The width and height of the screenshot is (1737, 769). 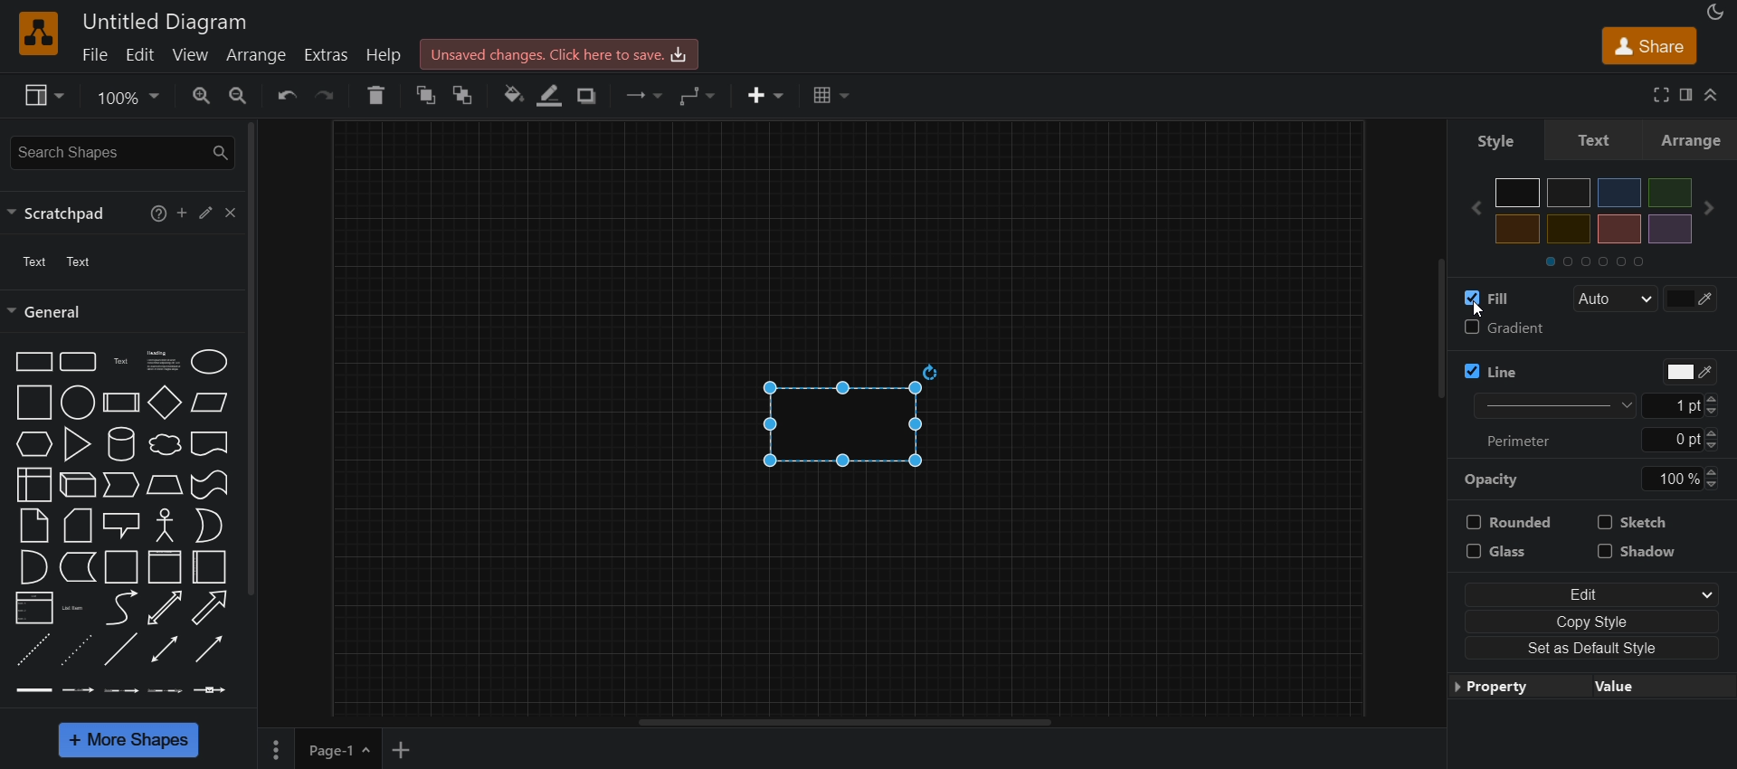 What do you see at coordinates (764, 97) in the screenshot?
I see `insert` at bounding box center [764, 97].